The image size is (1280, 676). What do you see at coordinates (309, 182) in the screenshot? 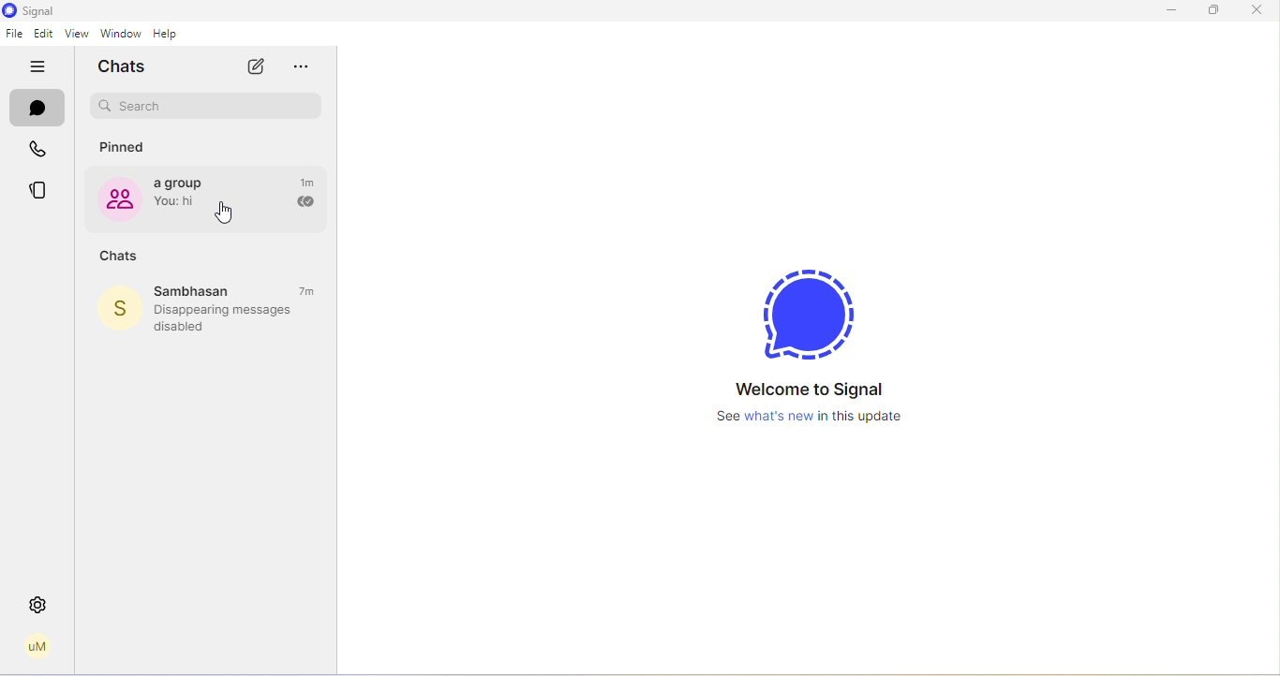
I see `1m` at bounding box center [309, 182].